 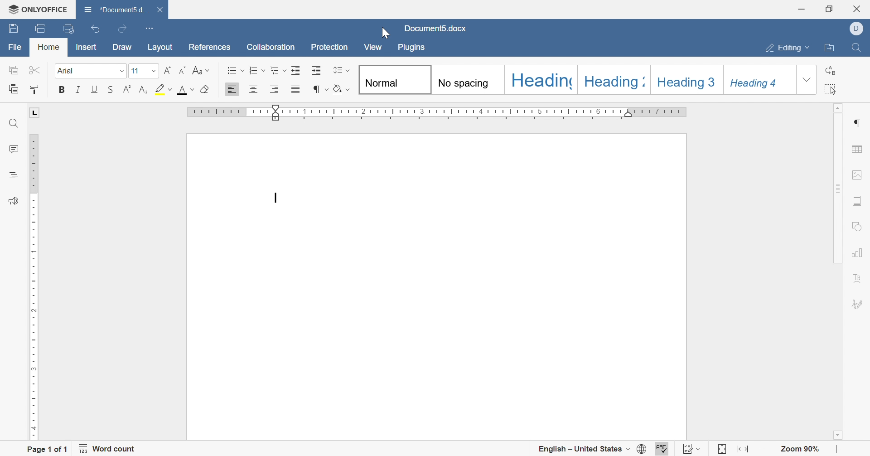 I want to click on paste, so click(x=15, y=88).